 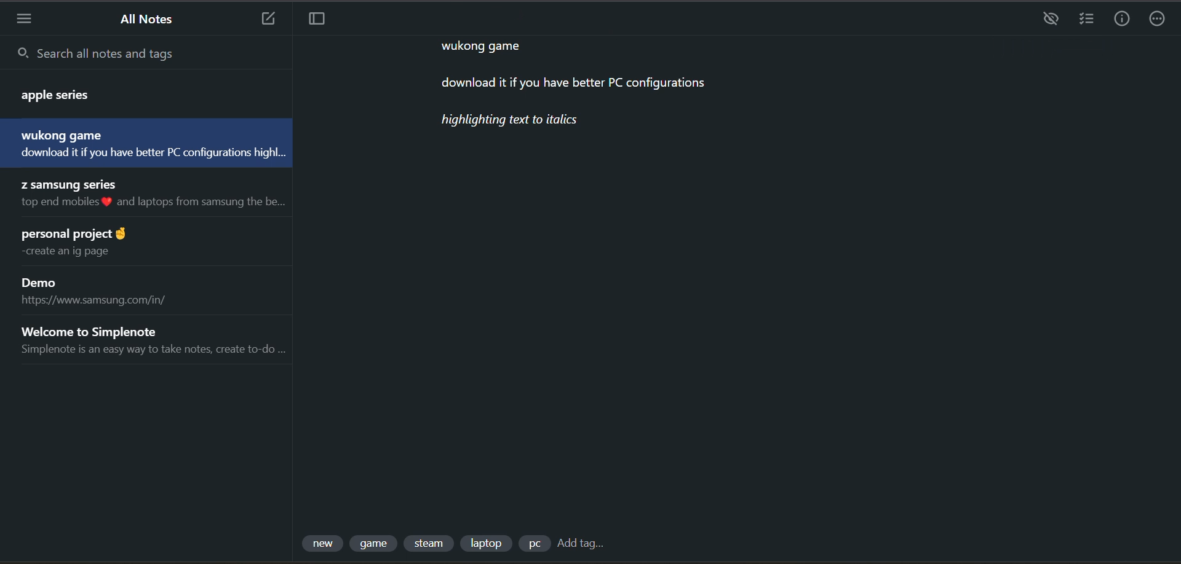 I want to click on note title and preview, so click(x=157, y=196).